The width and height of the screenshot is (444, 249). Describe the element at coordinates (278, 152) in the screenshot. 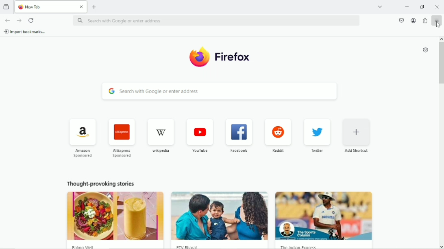

I see `reddit` at that location.